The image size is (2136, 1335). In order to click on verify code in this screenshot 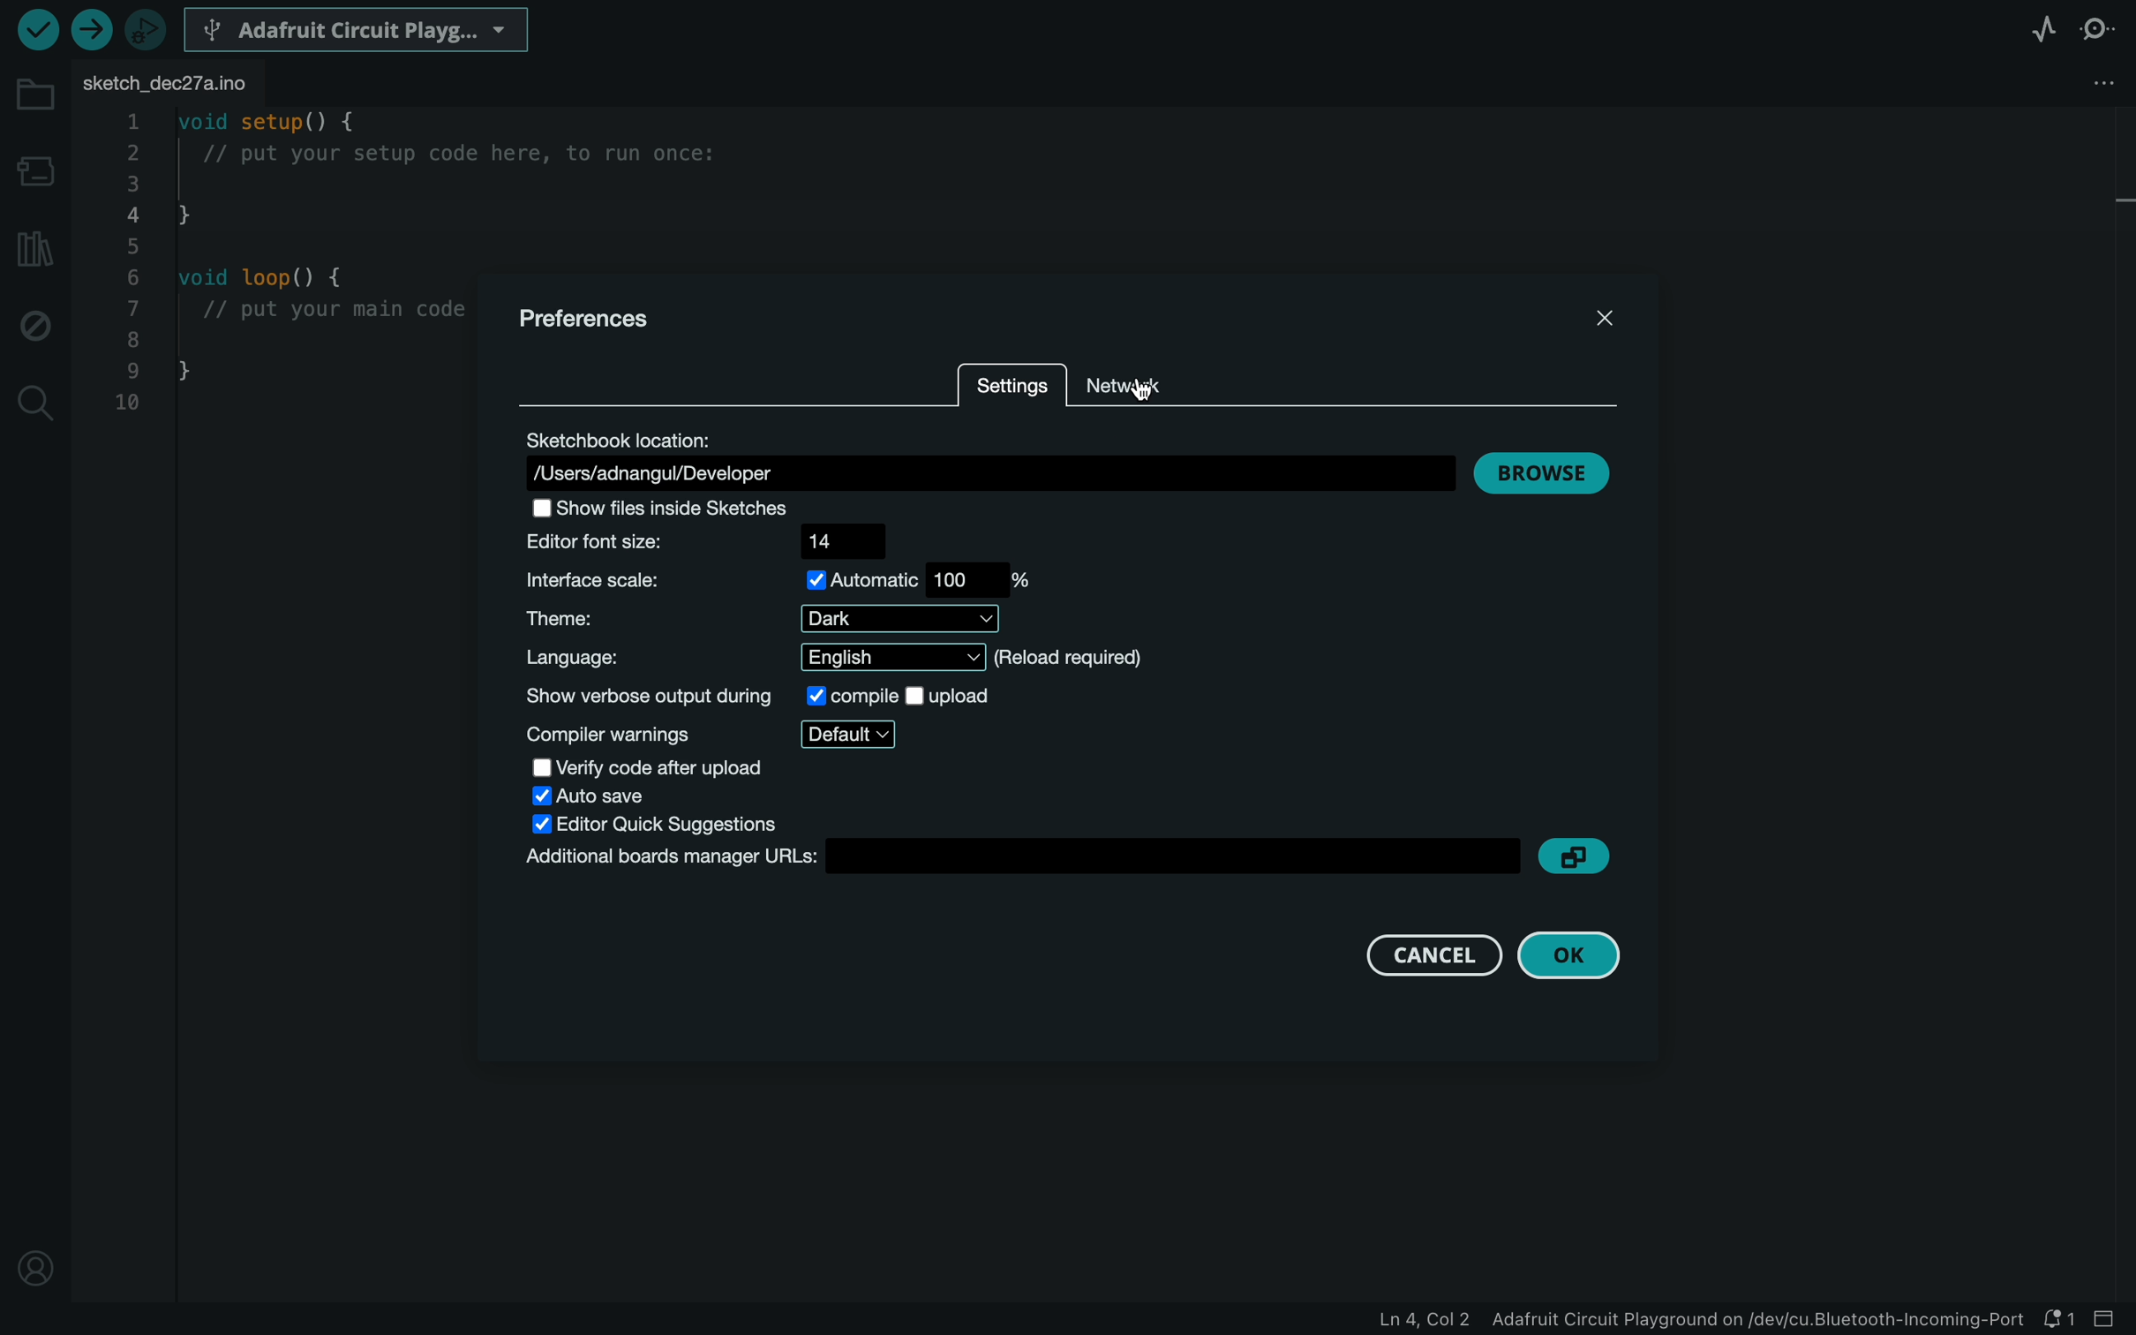, I will do `click(652, 766)`.